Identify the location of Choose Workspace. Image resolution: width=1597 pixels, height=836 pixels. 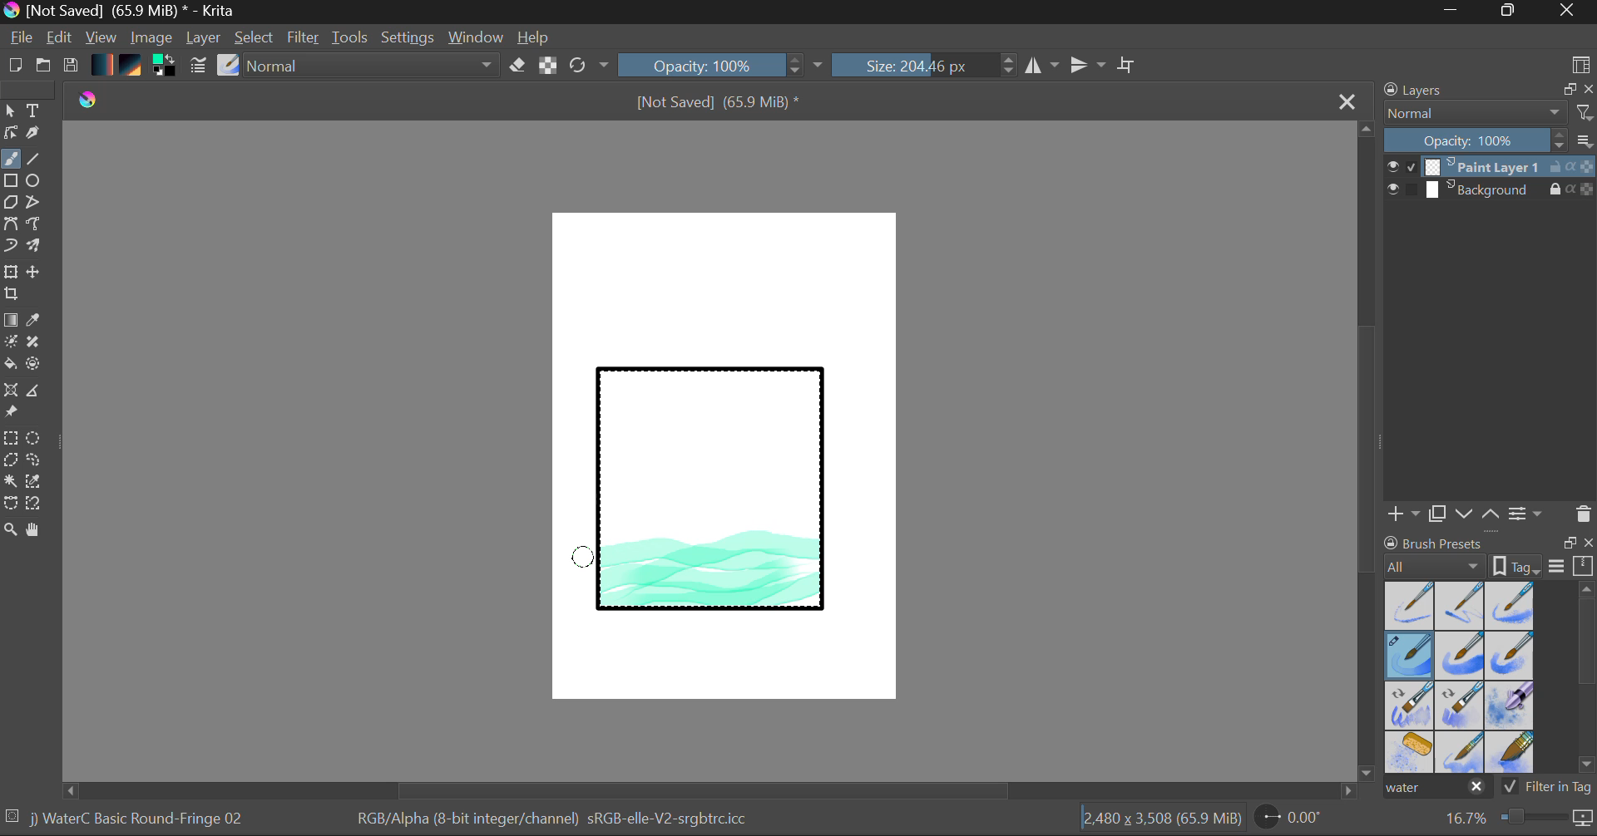
(1580, 63).